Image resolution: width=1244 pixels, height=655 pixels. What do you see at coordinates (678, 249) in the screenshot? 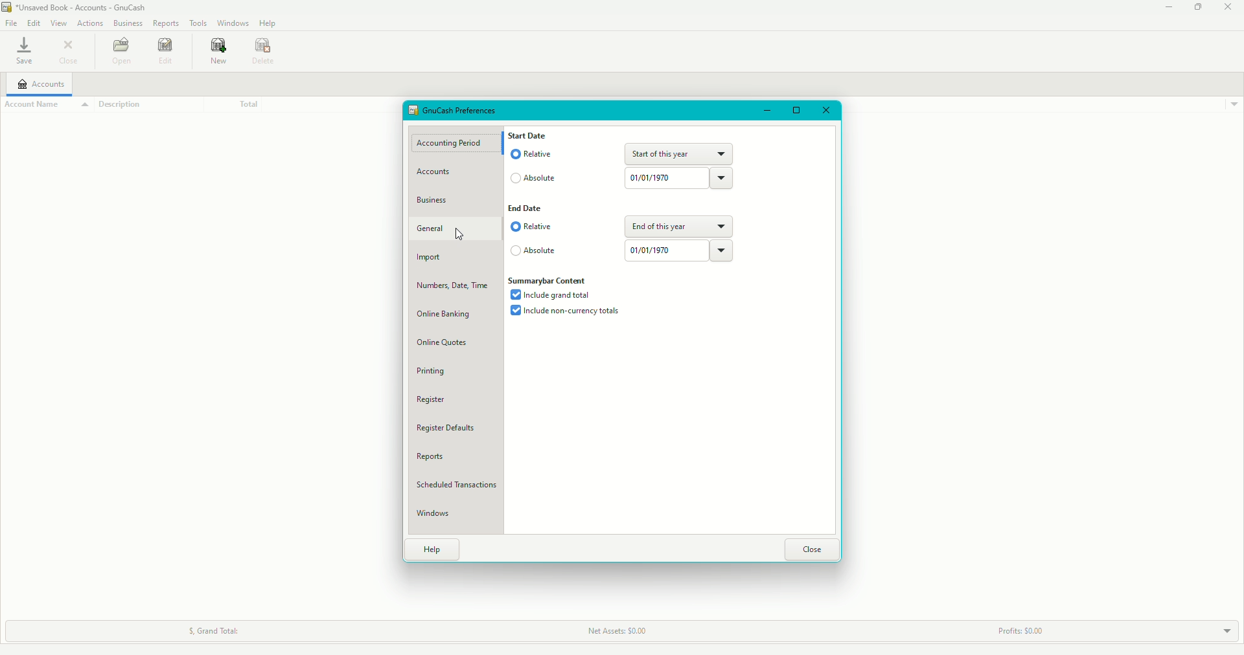
I see `Date` at bounding box center [678, 249].